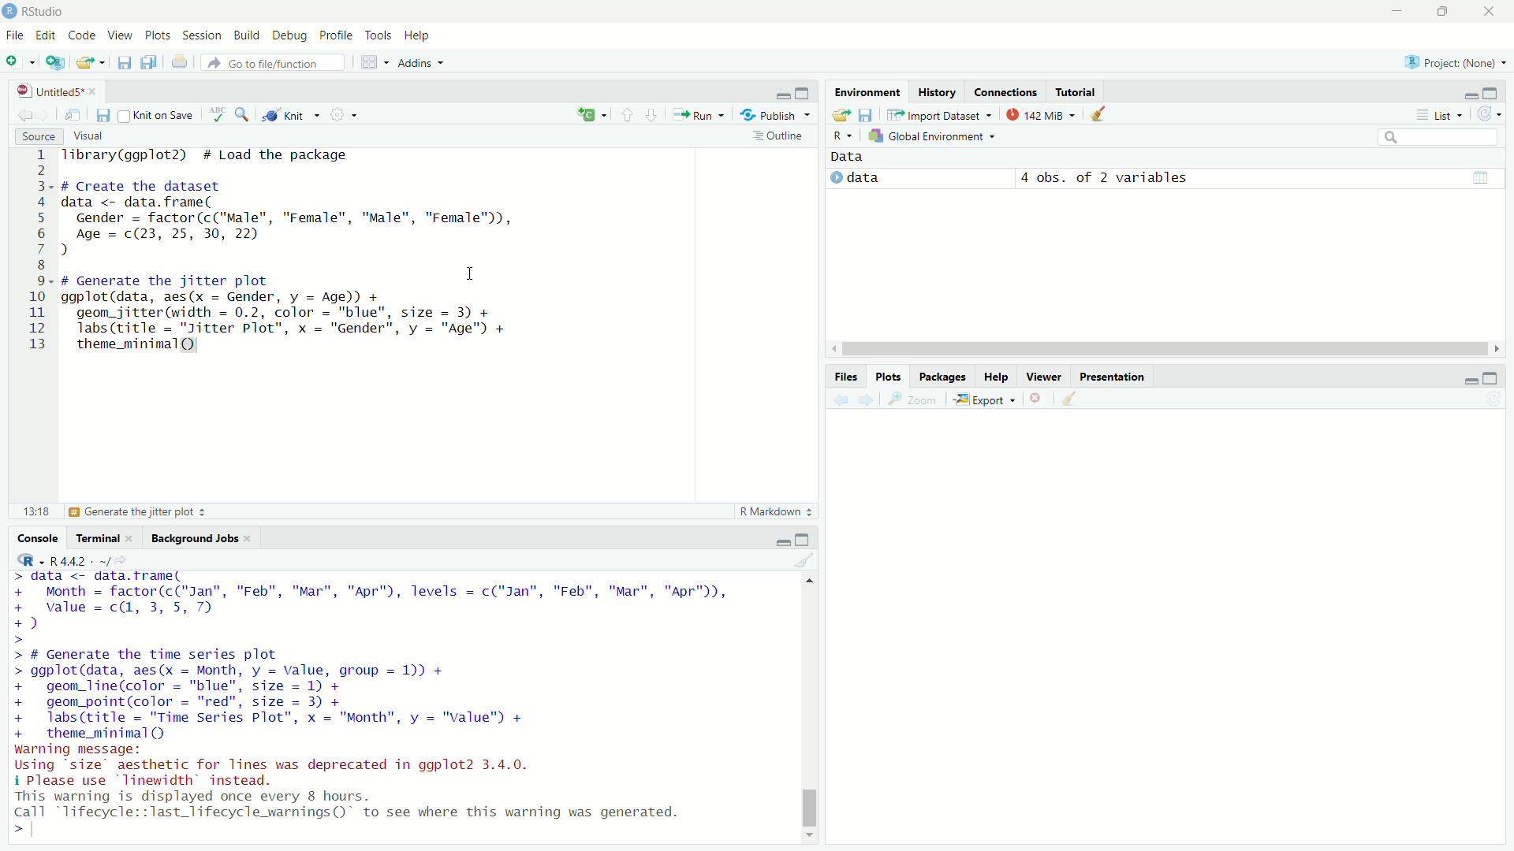  Describe the element at coordinates (47, 113) in the screenshot. I see `go forward to next source location` at that location.